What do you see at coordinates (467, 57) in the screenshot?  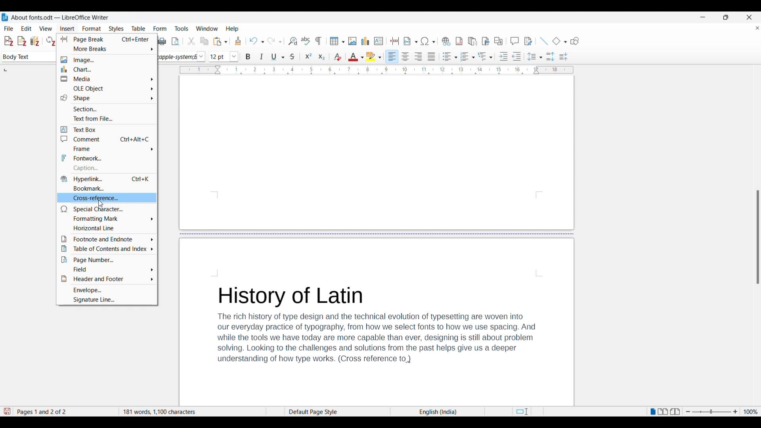 I see `Toggle ordered list` at bounding box center [467, 57].